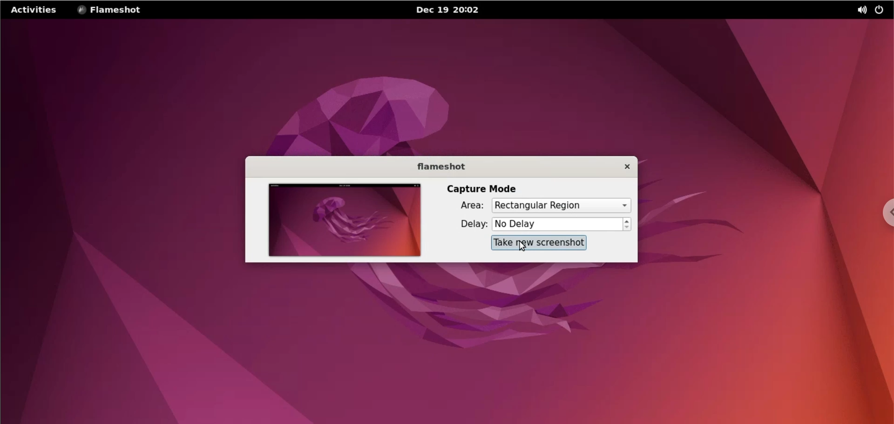 The width and height of the screenshot is (894, 424). Describe the element at coordinates (467, 225) in the screenshot. I see `delay` at that location.